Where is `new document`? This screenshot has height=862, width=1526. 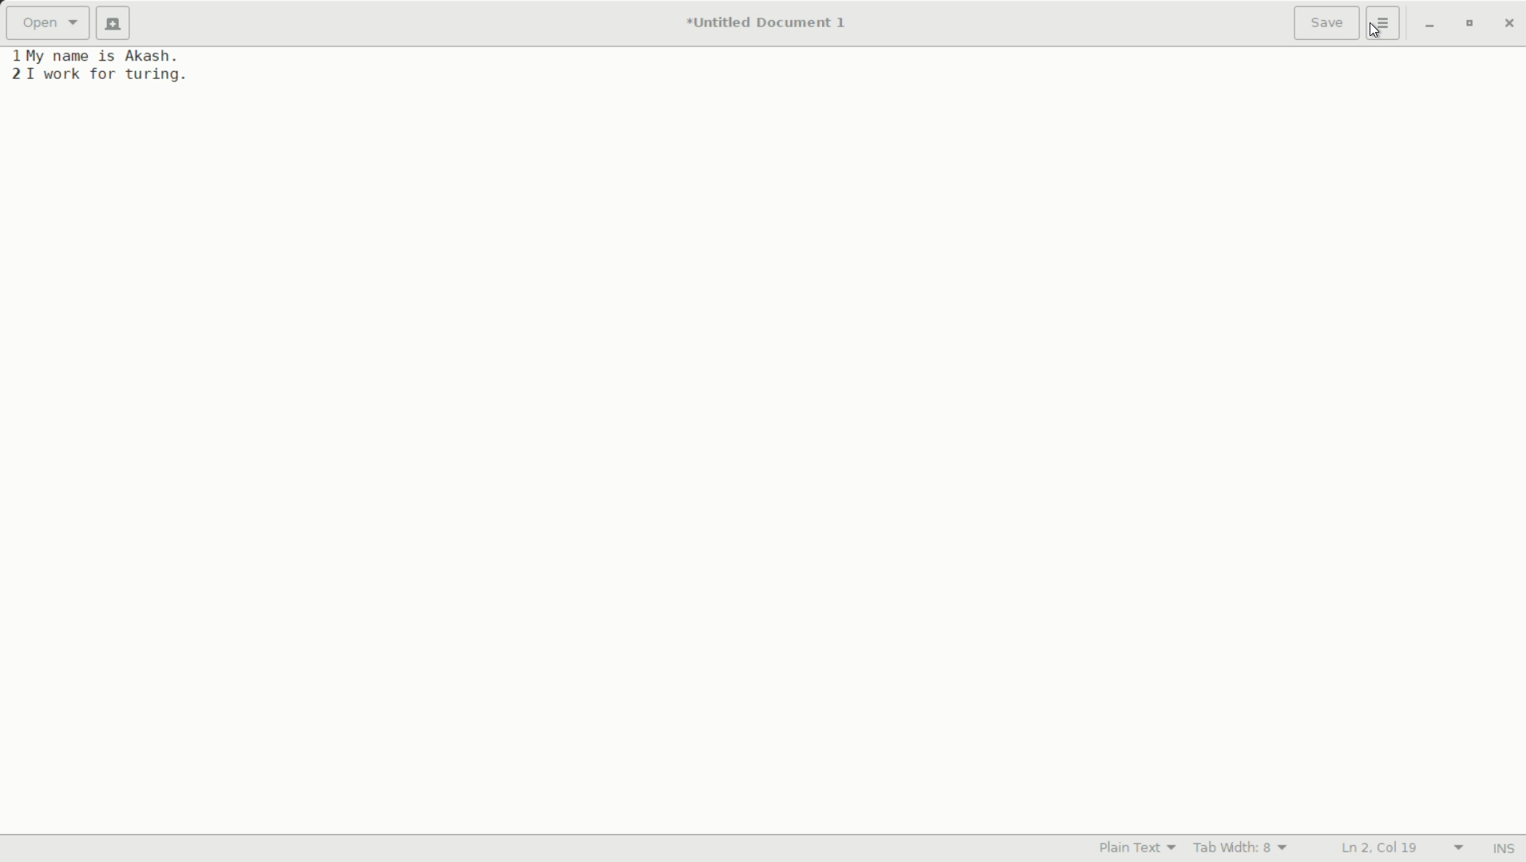 new document is located at coordinates (118, 23).